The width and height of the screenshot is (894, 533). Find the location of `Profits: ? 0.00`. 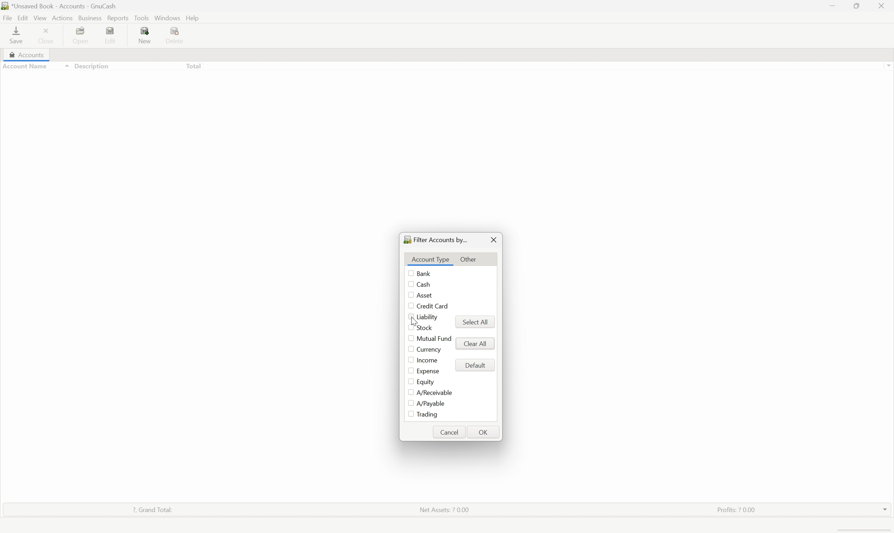

Profits: ? 0.00 is located at coordinates (735, 510).